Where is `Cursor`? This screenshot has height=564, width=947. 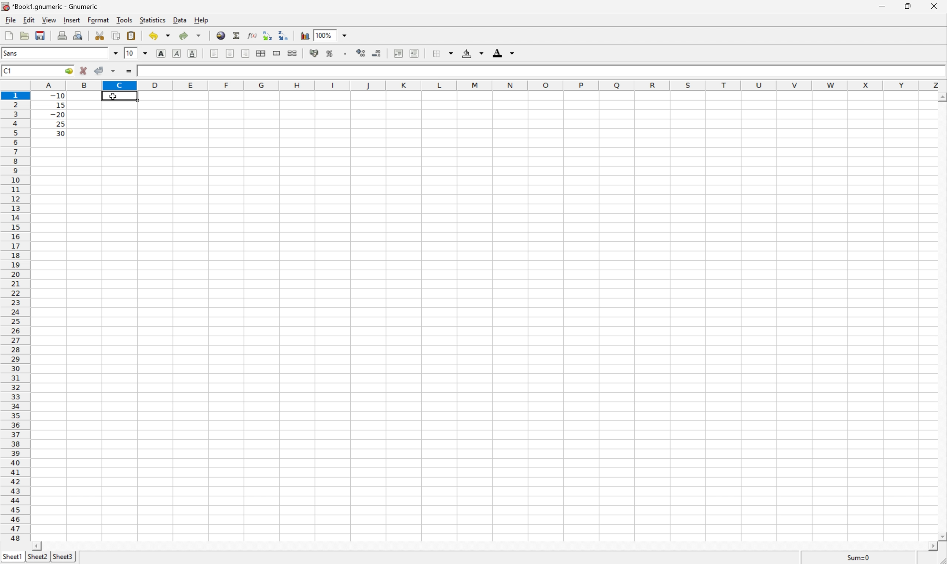
Cursor is located at coordinates (114, 98).